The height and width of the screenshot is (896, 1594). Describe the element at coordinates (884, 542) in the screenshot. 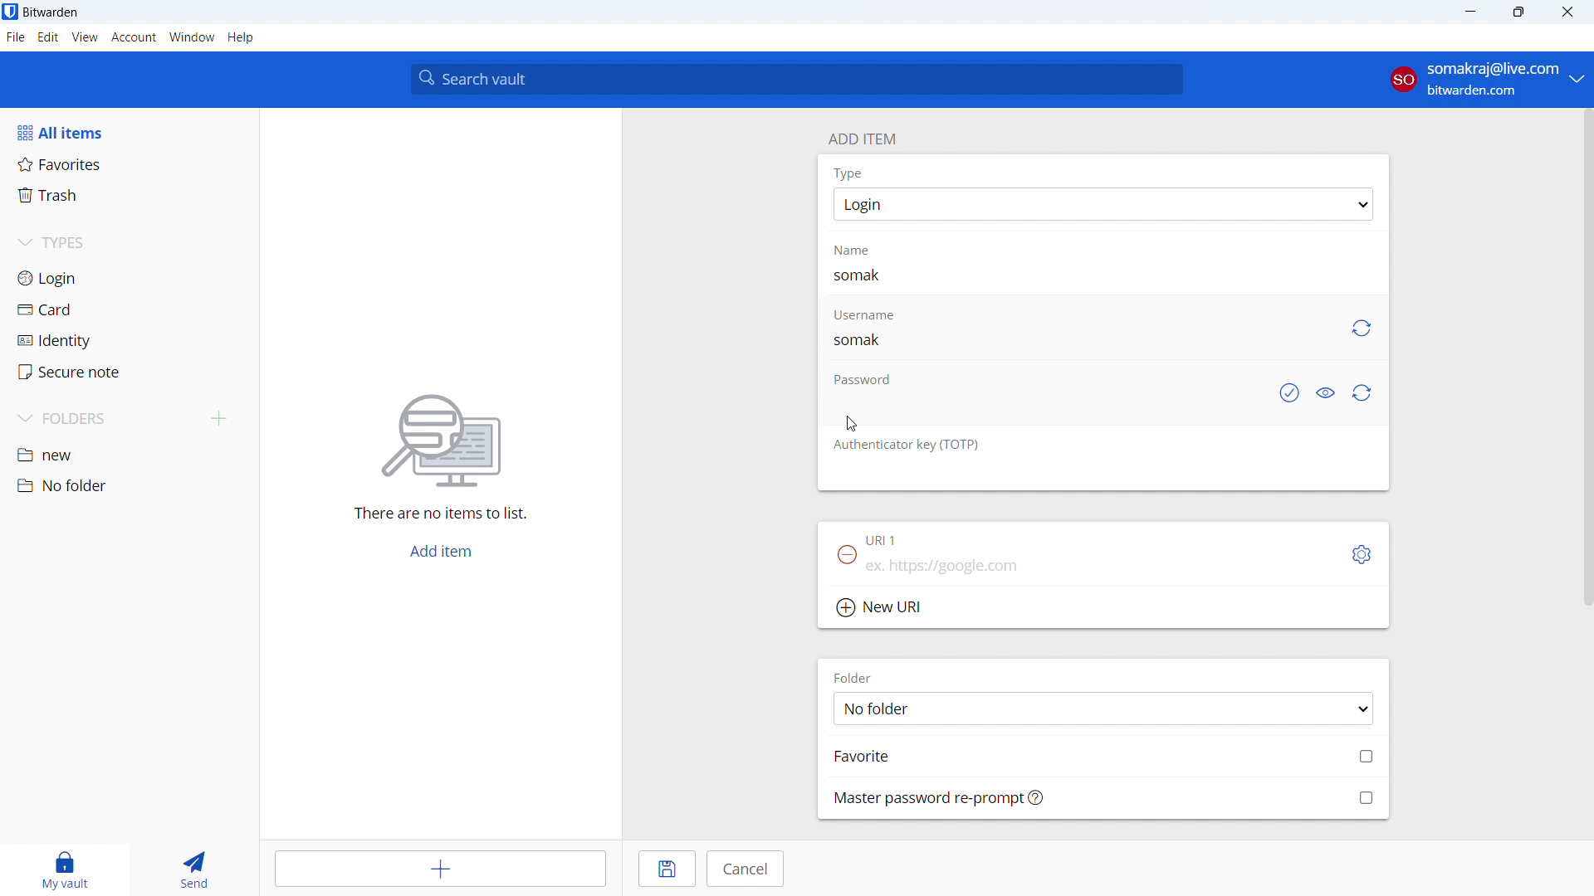

I see `URL 1` at that location.